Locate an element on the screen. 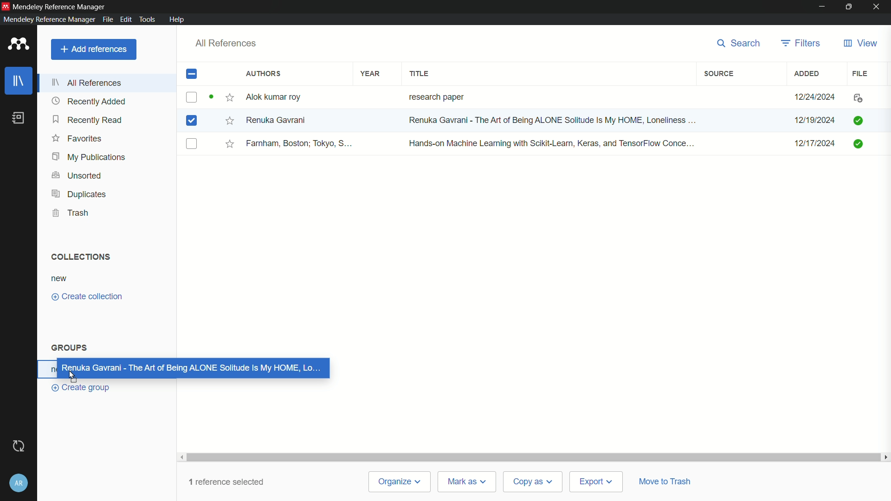  Date is located at coordinates (814, 121).